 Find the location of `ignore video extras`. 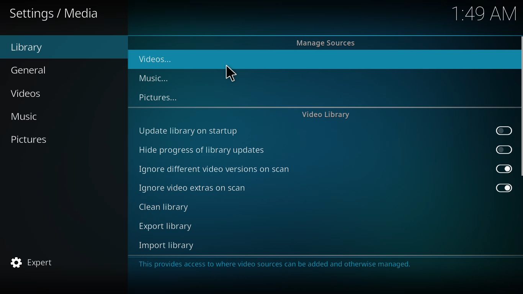

ignore video extras is located at coordinates (193, 187).